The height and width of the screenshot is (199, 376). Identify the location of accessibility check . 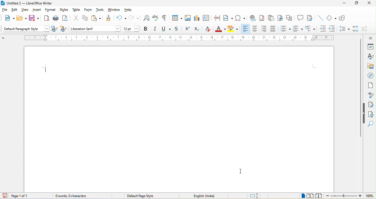
(371, 115).